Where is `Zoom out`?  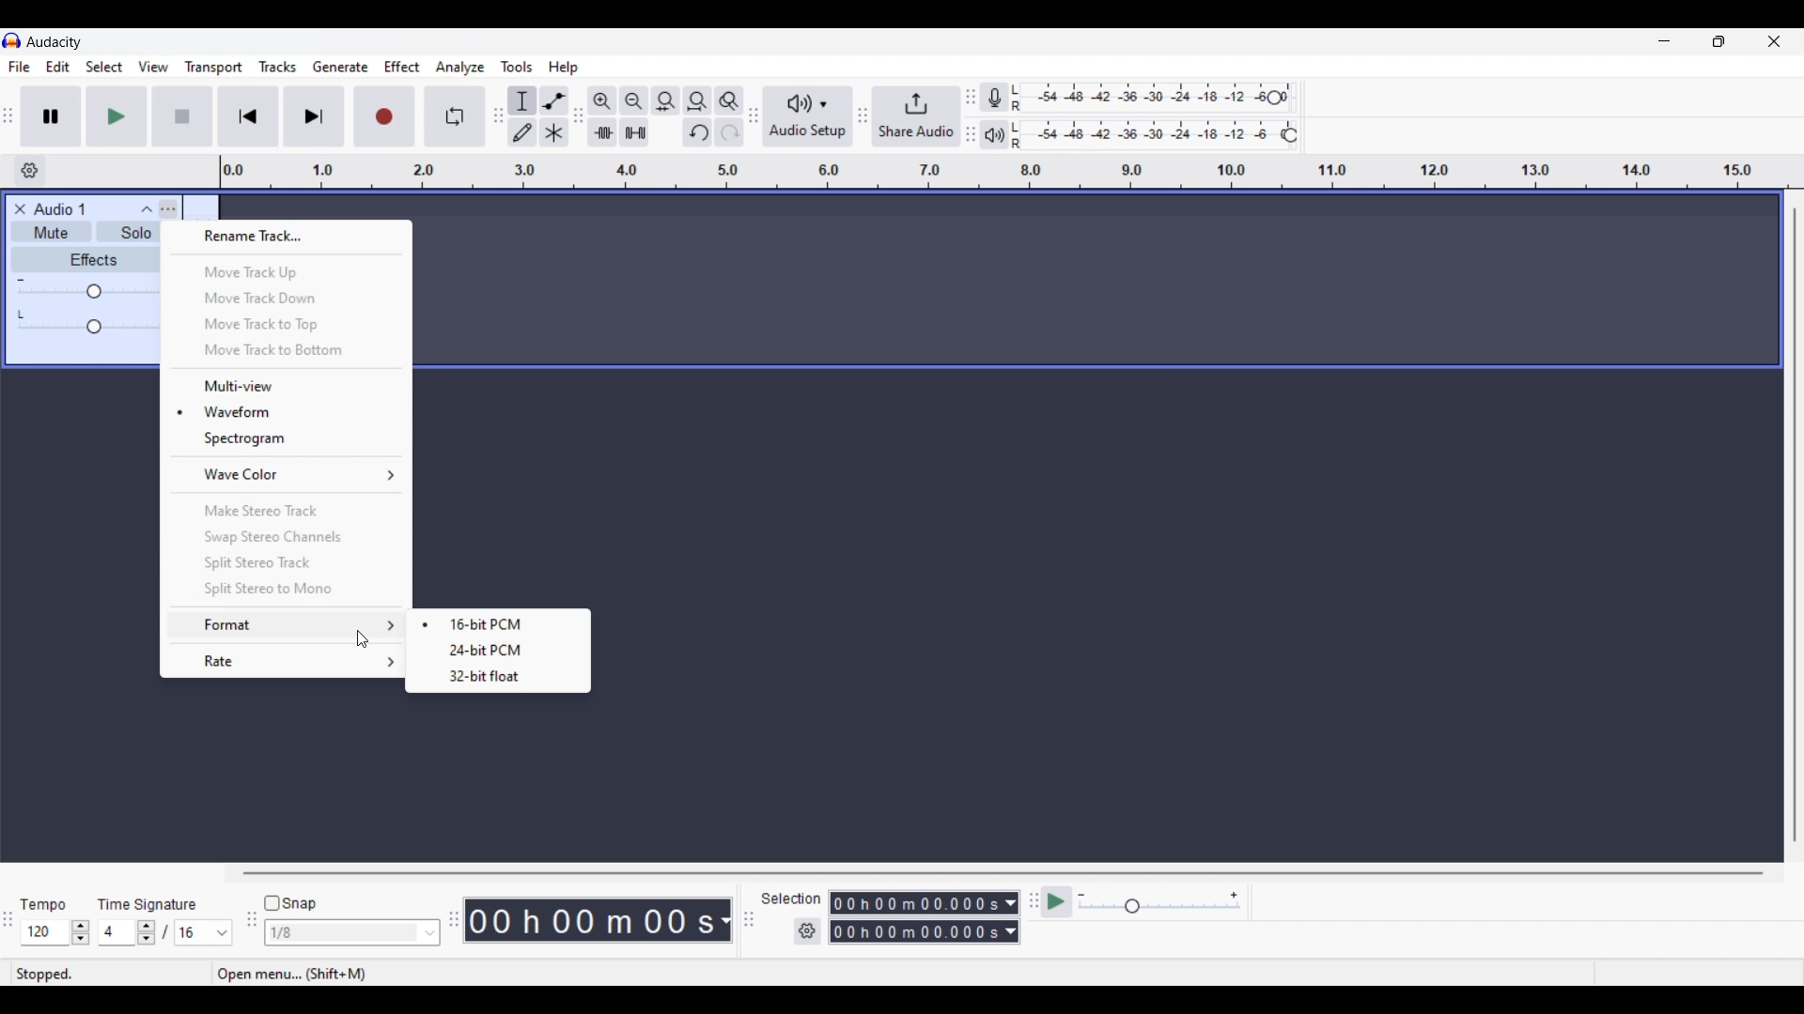 Zoom out is located at coordinates (633, 100).